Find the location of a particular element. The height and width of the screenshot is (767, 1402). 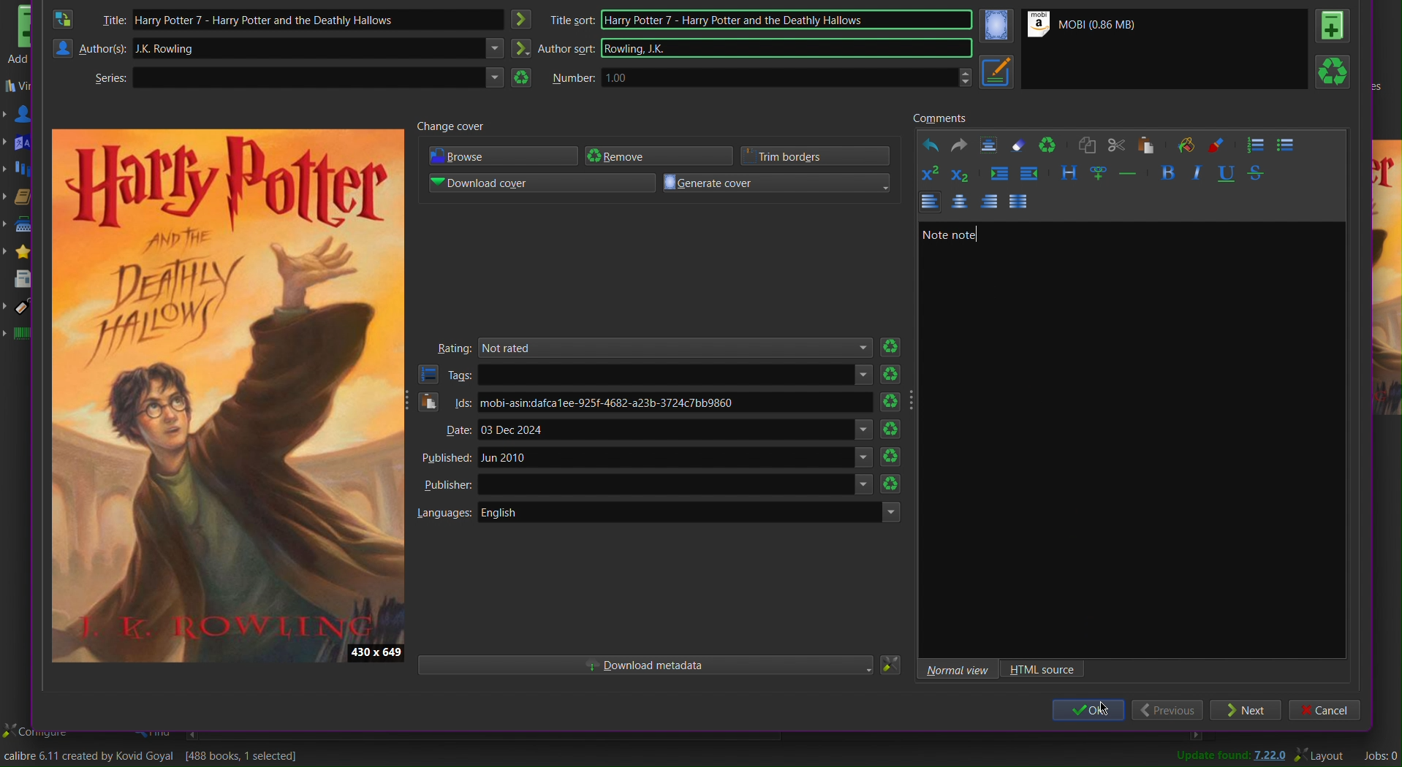

Date is located at coordinates (450, 431).